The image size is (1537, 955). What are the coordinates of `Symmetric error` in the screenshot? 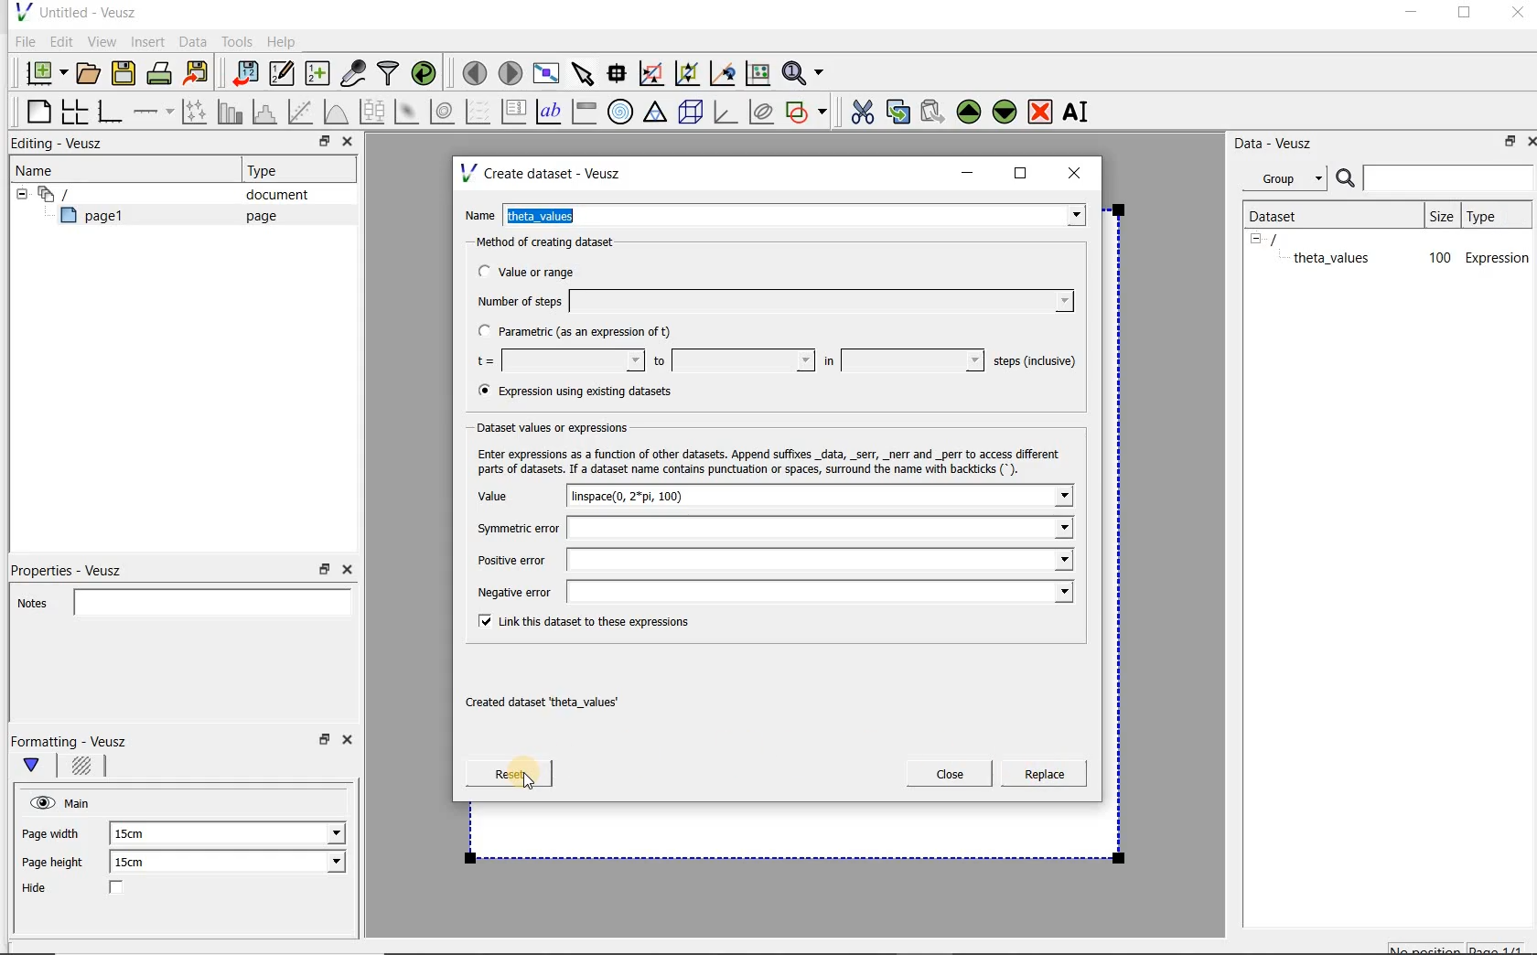 It's located at (768, 528).